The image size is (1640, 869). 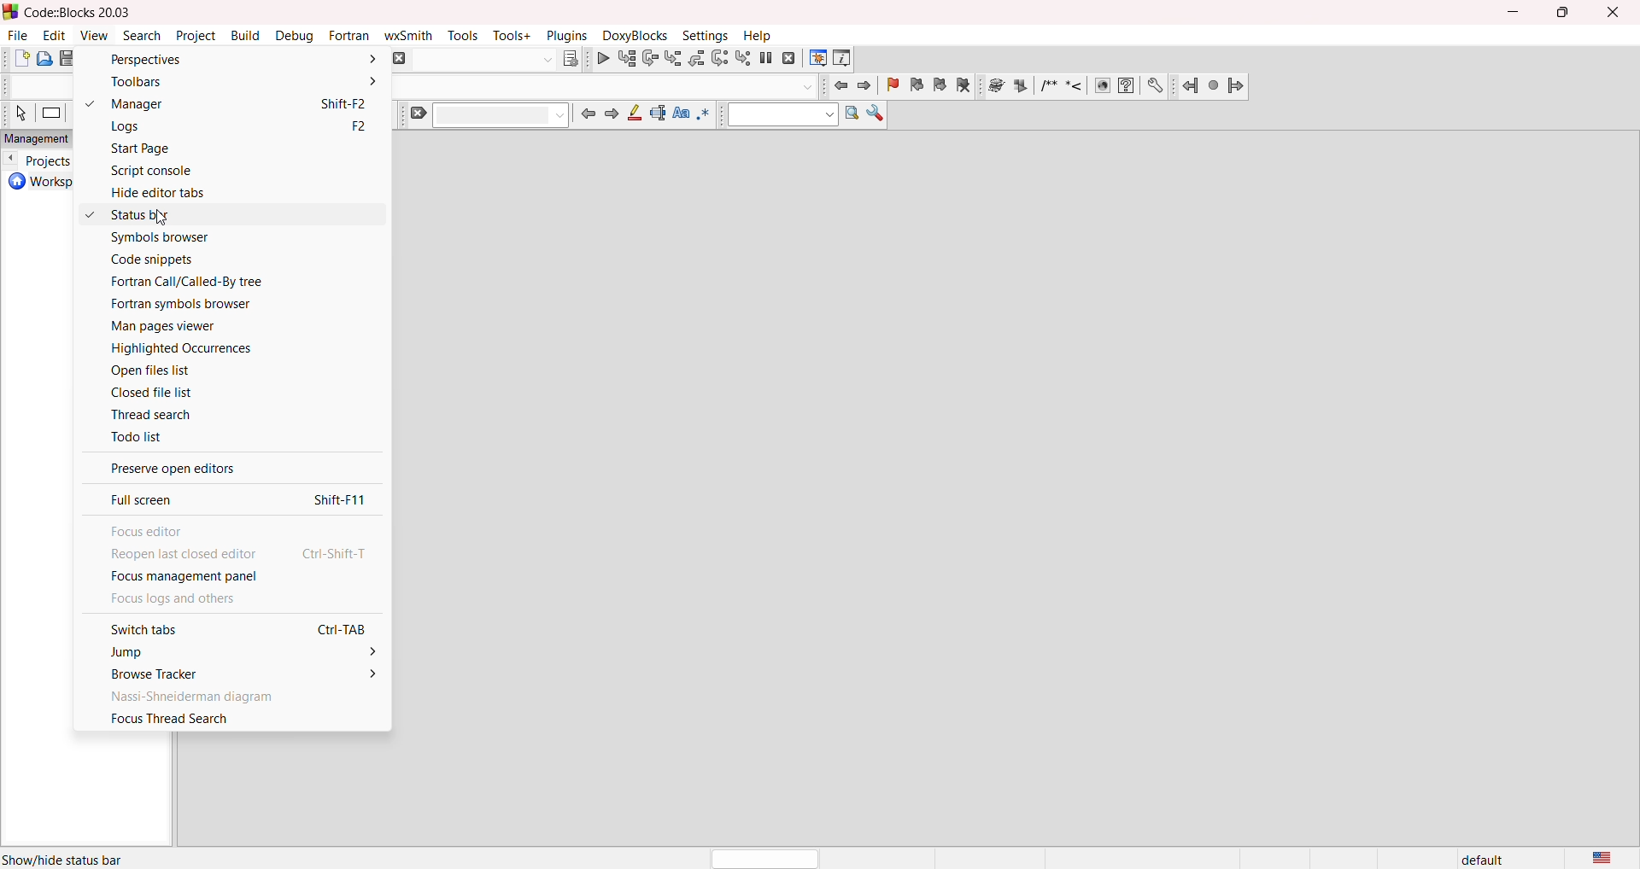 I want to click on Run search, so click(x=852, y=115).